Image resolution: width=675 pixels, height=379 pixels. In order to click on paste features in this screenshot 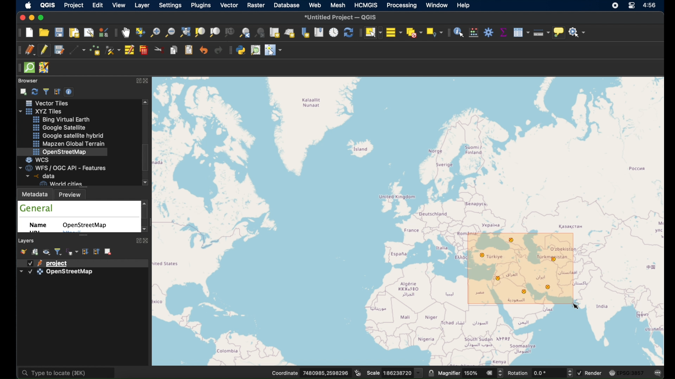, I will do `click(189, 51)`.